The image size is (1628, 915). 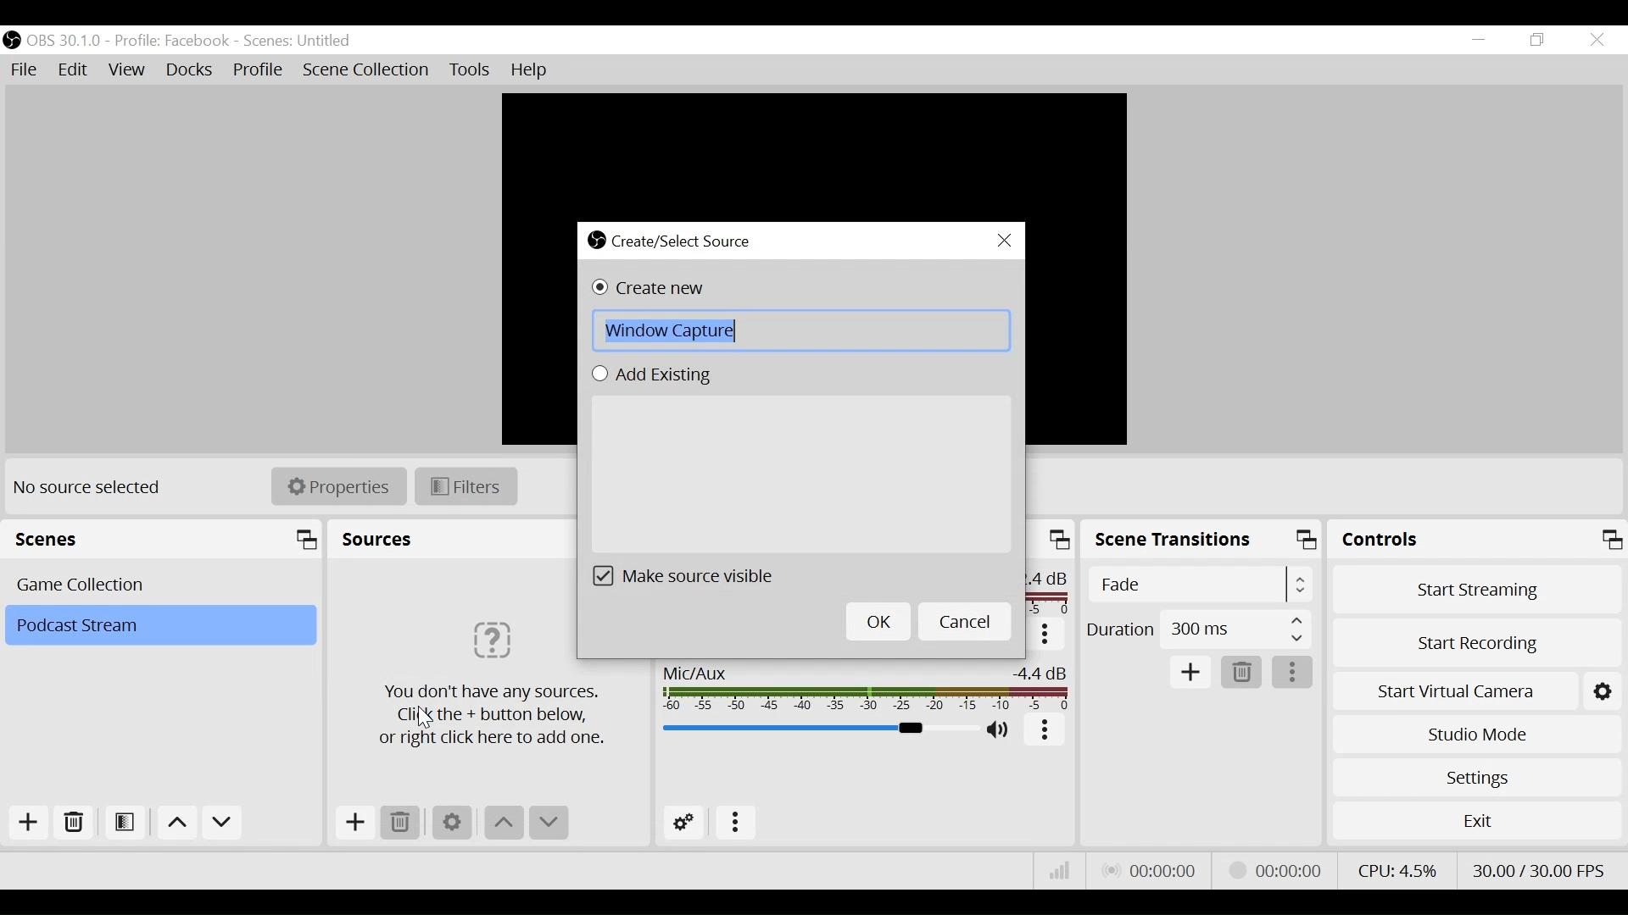 What do you see at coordinates (1279, 871) in the screenshot?
I see `Stream Status` at bounding box center [1279, 871].